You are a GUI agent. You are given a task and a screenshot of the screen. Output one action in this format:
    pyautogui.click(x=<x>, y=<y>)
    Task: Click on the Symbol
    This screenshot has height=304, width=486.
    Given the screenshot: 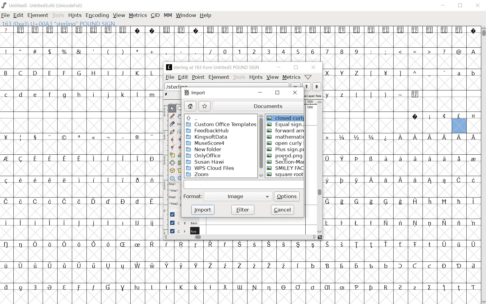 What is the action you would take?
    pyautogui.click(x=21, y=201)
    